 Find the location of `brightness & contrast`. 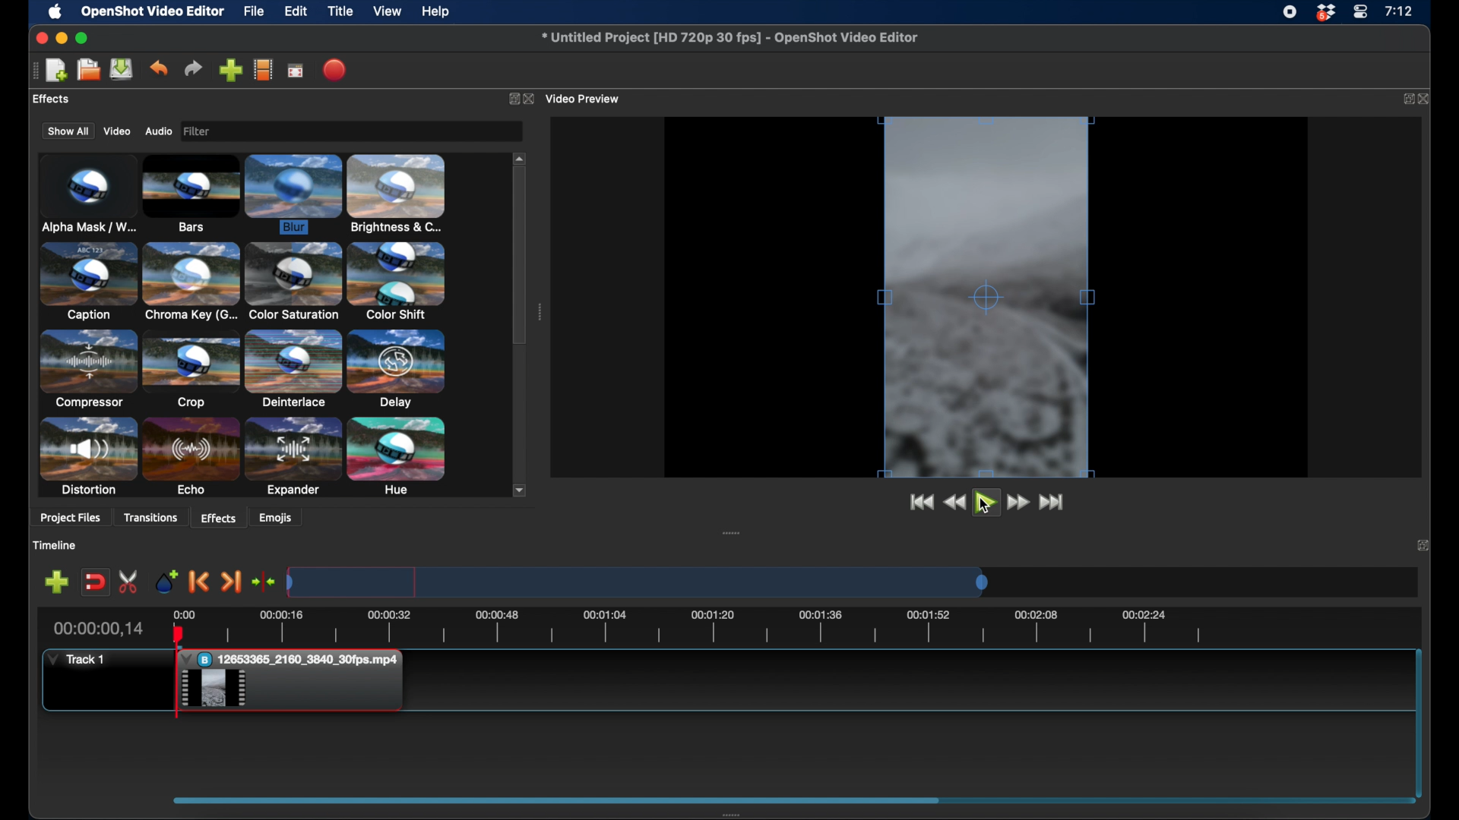

brightness & contrast is located at coordinates (397, 194).